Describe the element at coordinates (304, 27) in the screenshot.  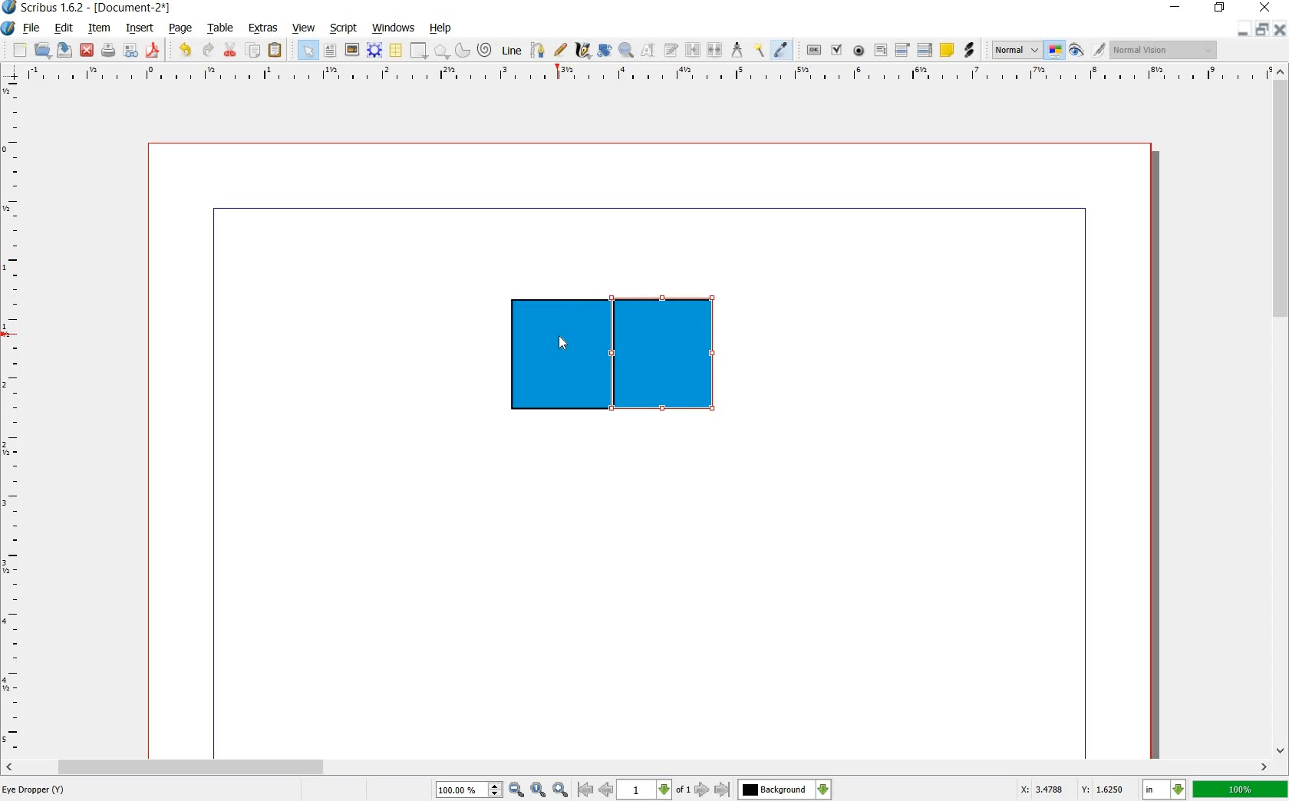
I see `view` at that location.